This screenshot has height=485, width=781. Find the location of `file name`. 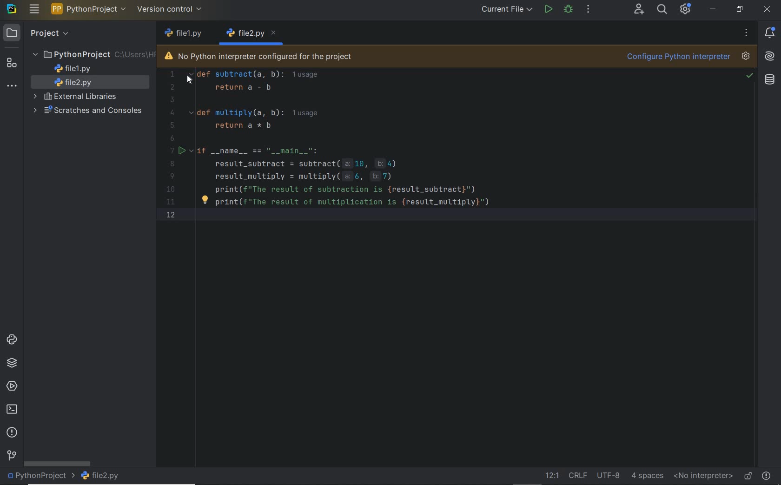

file name is located at coordinates (100, 477).